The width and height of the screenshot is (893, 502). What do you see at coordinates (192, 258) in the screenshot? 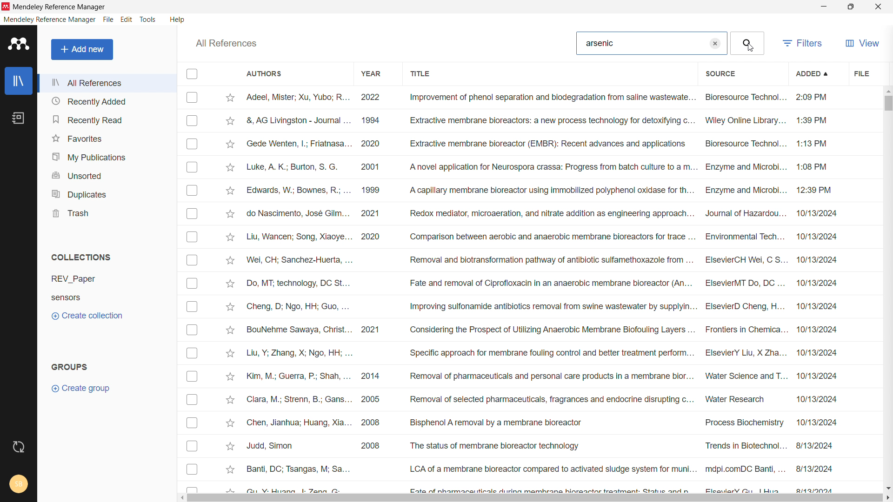
I see `Checkbox` at bounding box center [192, 258].